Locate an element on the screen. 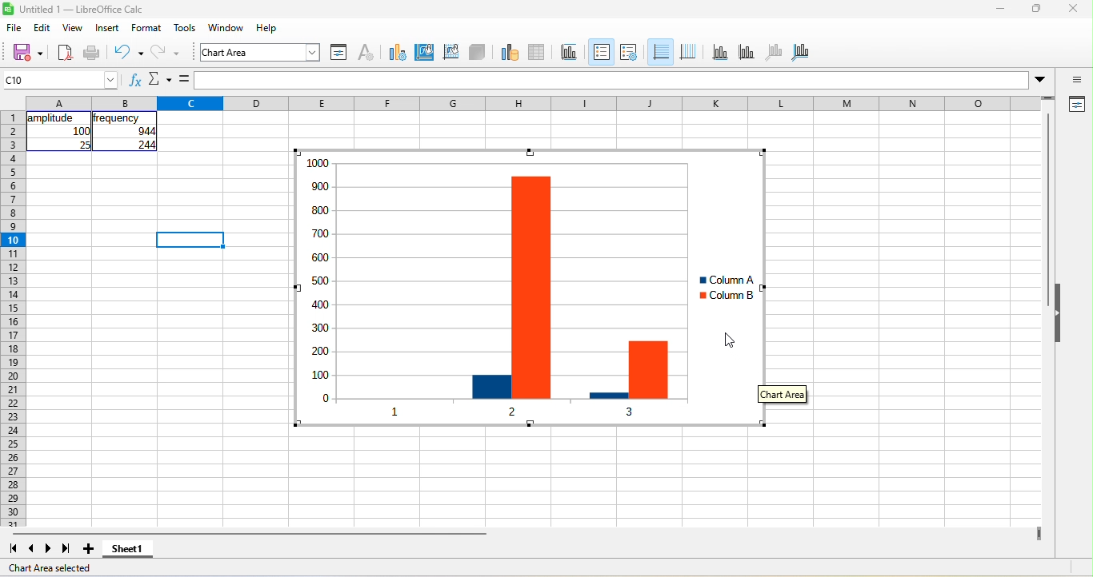 This screenshot has width=1093, height=577. save is located at coordinates (27, 54).